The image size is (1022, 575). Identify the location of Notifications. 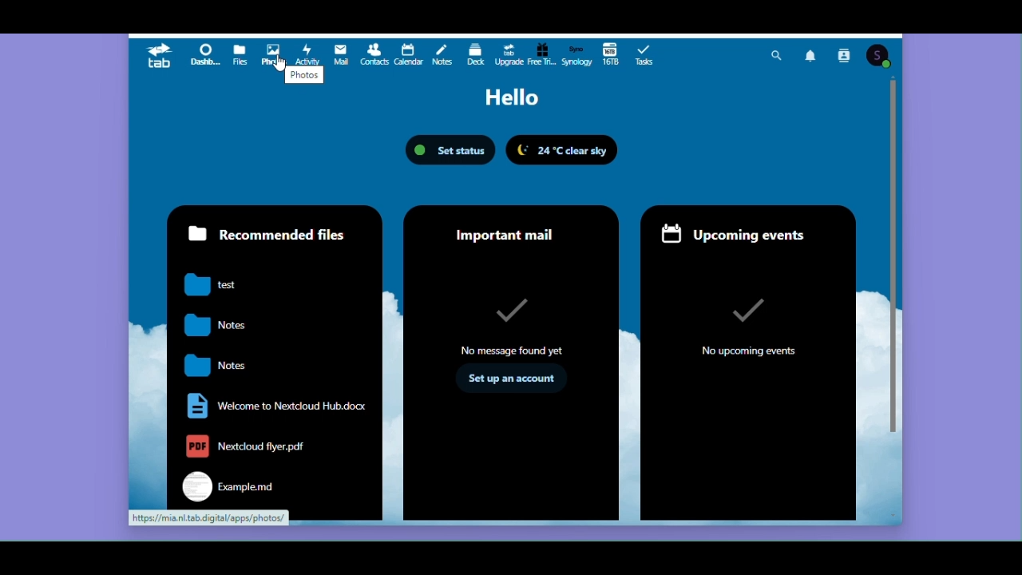
(813, 57).